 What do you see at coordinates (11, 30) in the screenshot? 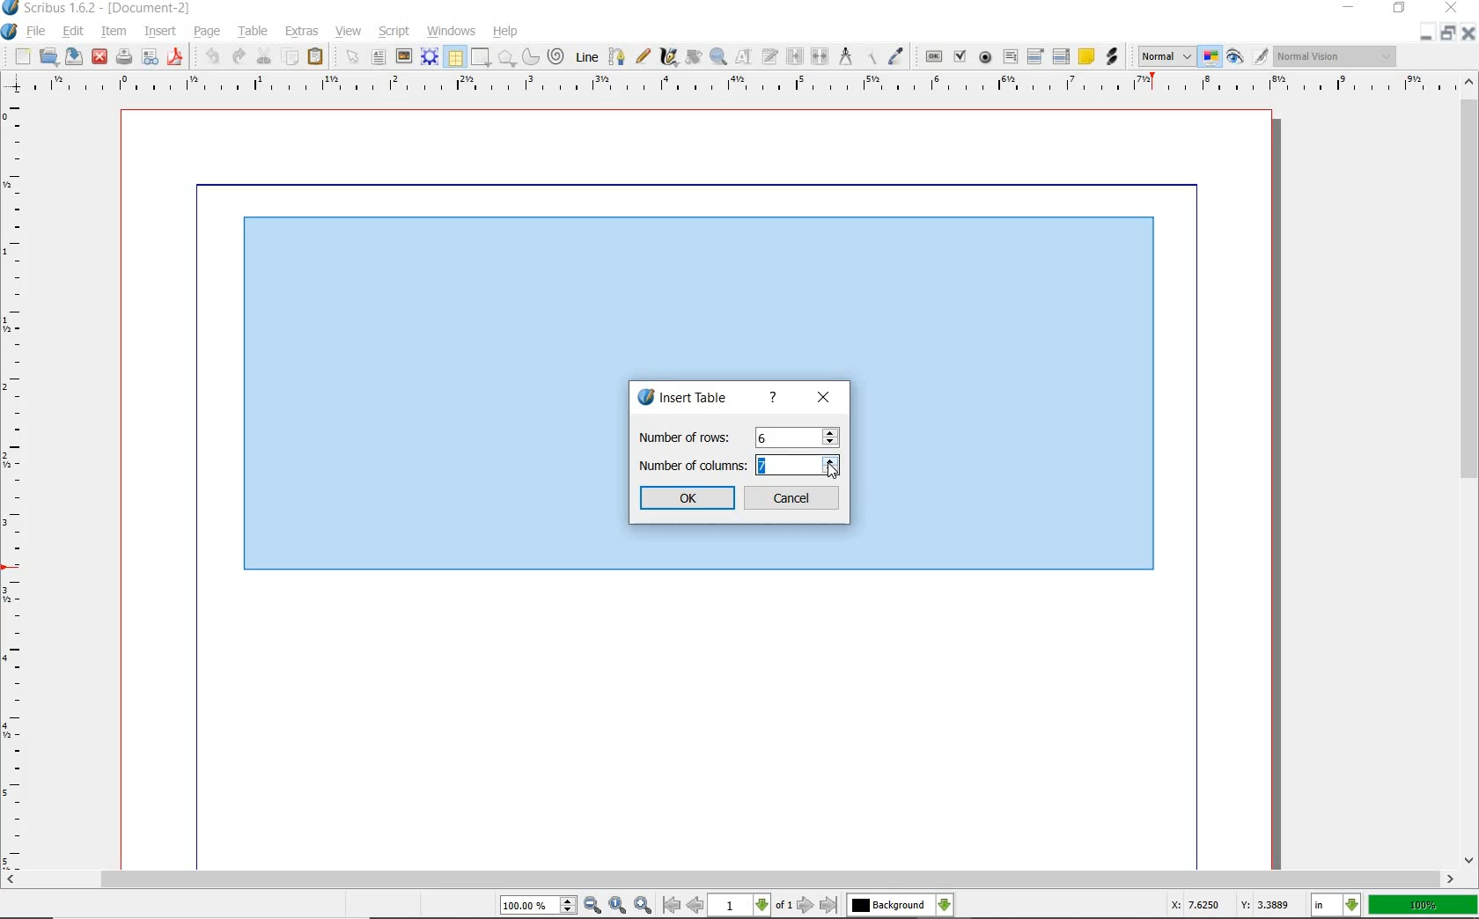
I see `system logo` at bounding box center [11, 30].